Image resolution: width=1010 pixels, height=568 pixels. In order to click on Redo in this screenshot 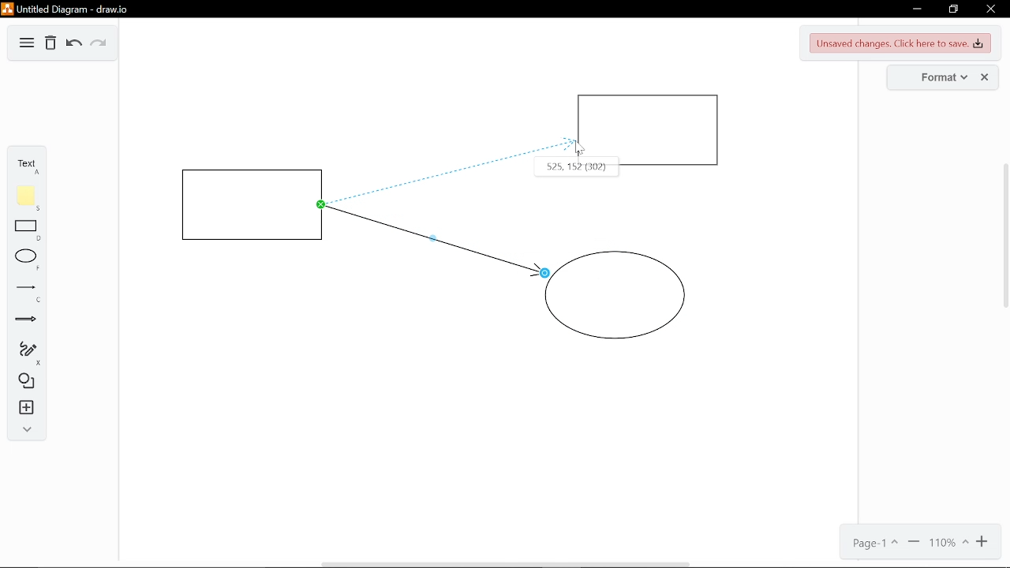, I will do `click(97, 43)`.